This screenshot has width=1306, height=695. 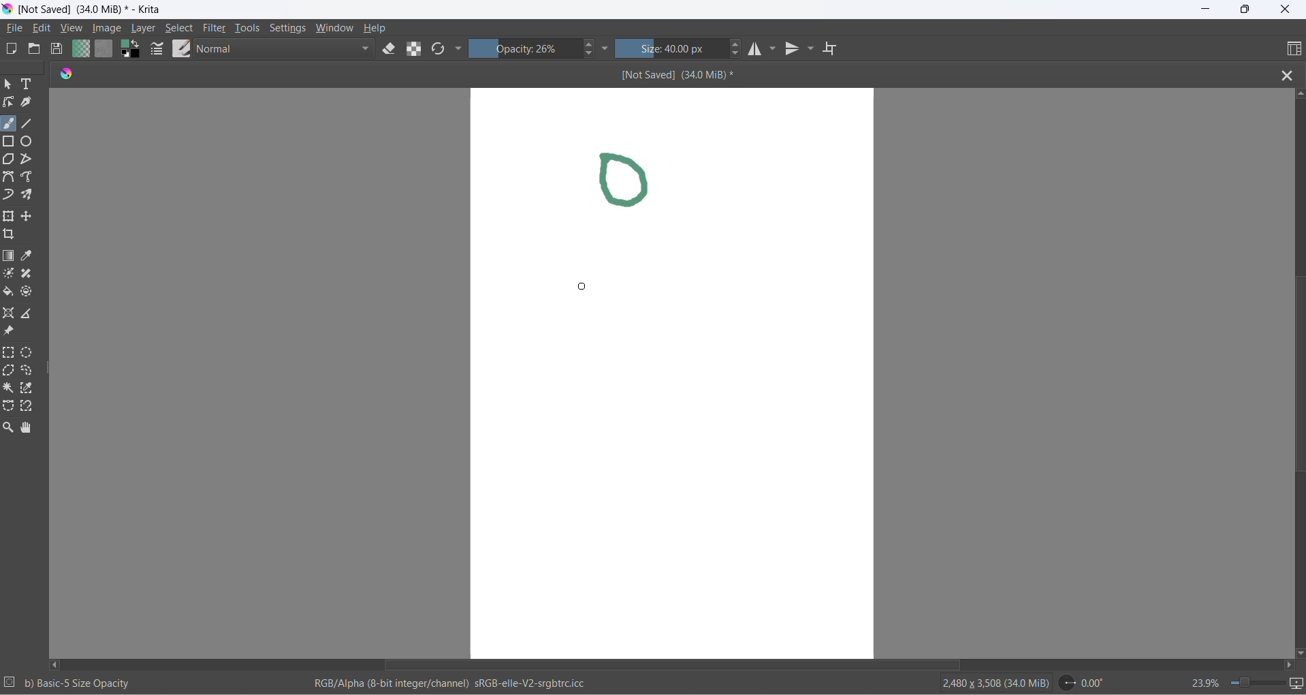 What do you see at coordinates (286, 29) in the screenshot?
I see `settings` at bounding box center [286, 29].